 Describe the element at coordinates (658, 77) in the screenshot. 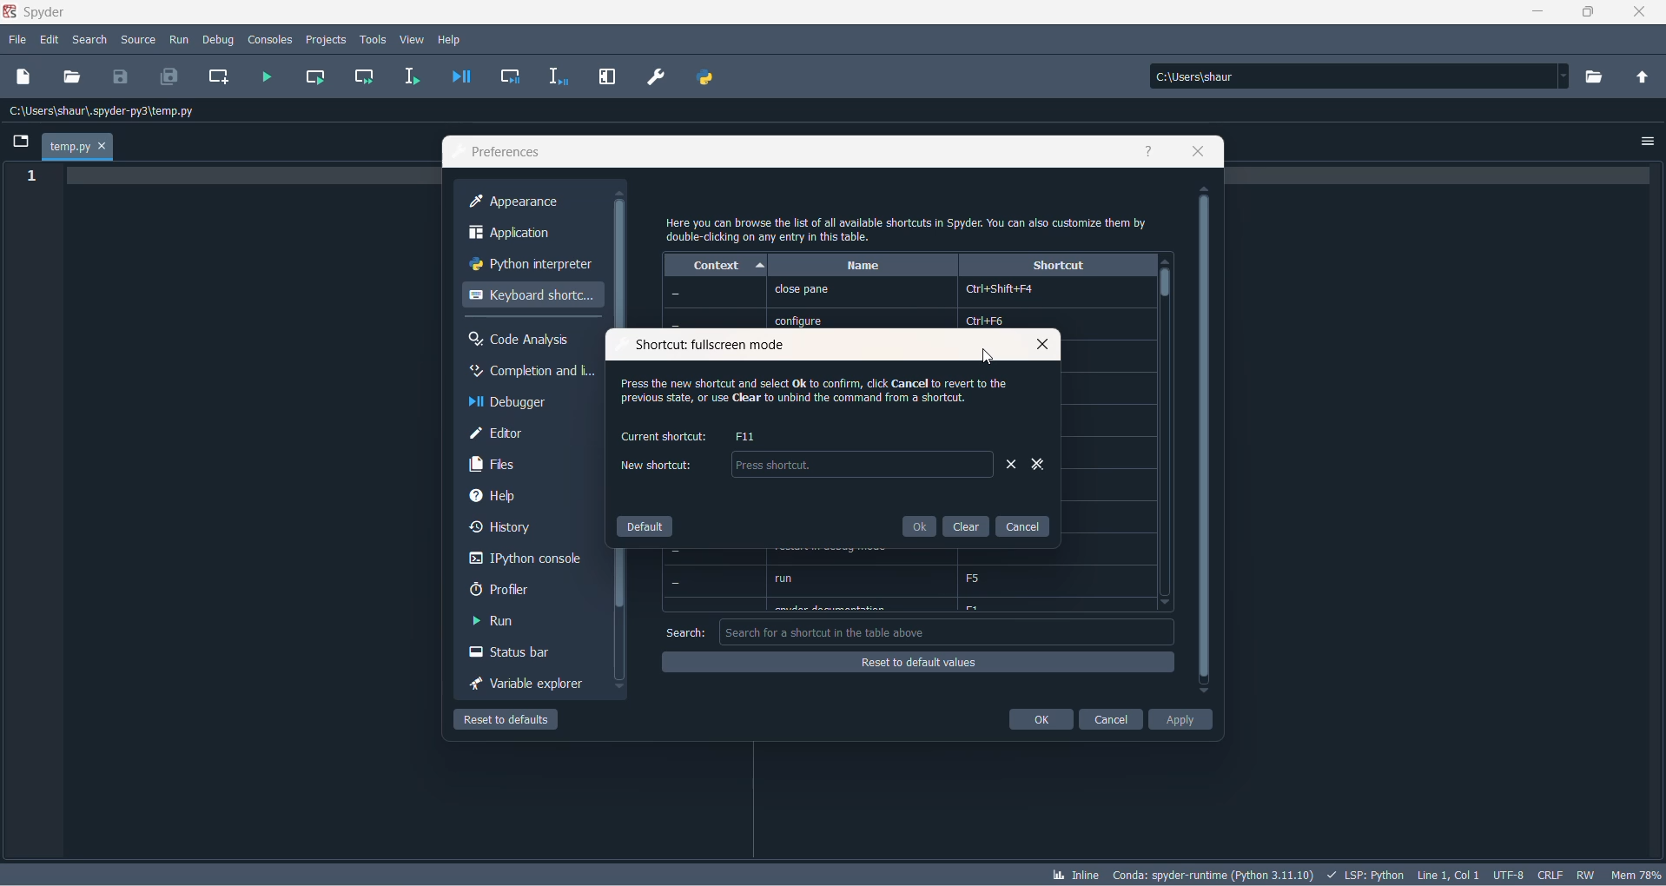

I see `PREFERENCES` at that location.